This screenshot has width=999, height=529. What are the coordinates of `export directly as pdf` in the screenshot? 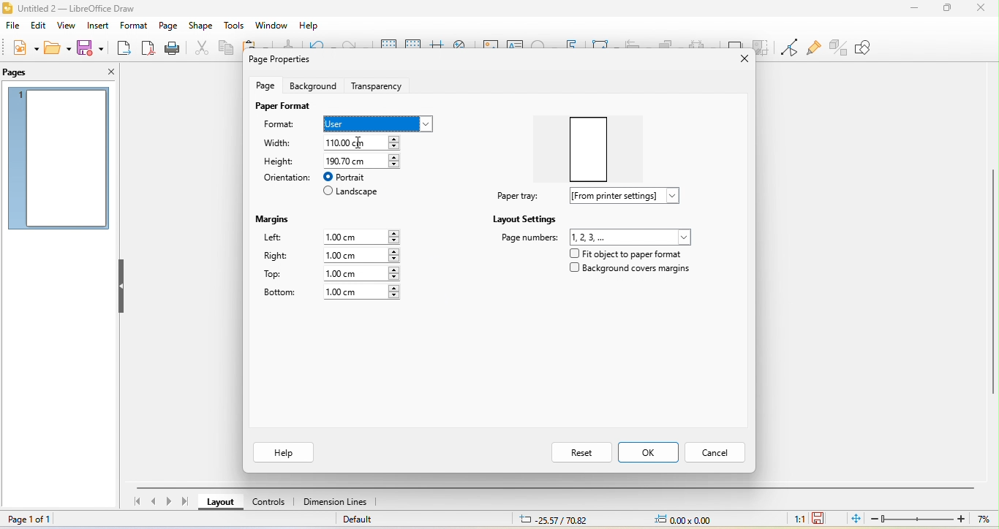 It's located at (148, 48).